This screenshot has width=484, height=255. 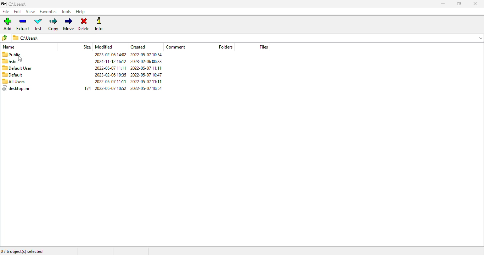 I want to click on favorites, so click(x=48, y=12).